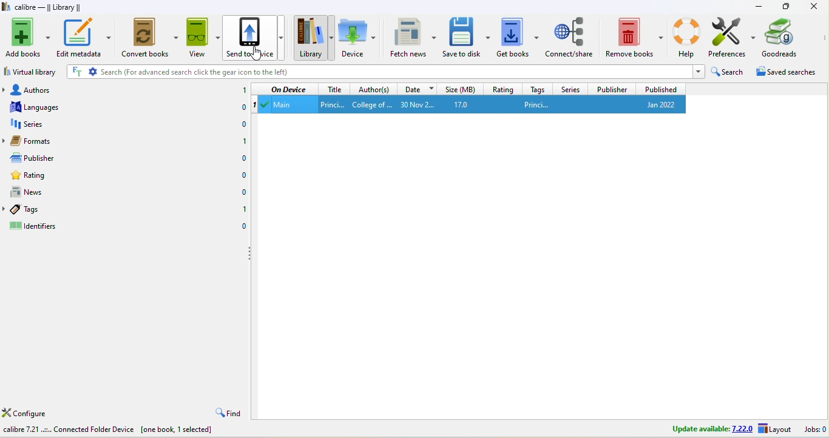  Describe the element at coordinates (413, 39) in the screenshot. I see `fetch news` at that location.